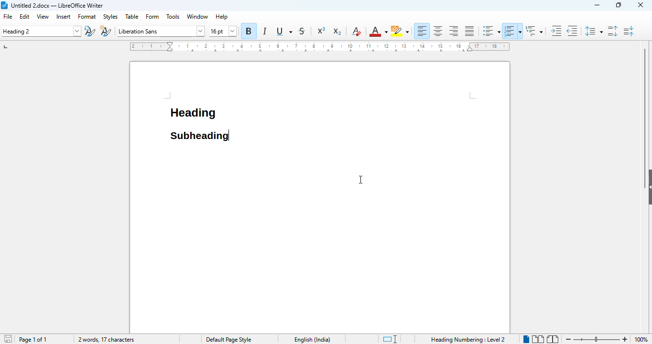  I want to click on show, so click(648, 185).